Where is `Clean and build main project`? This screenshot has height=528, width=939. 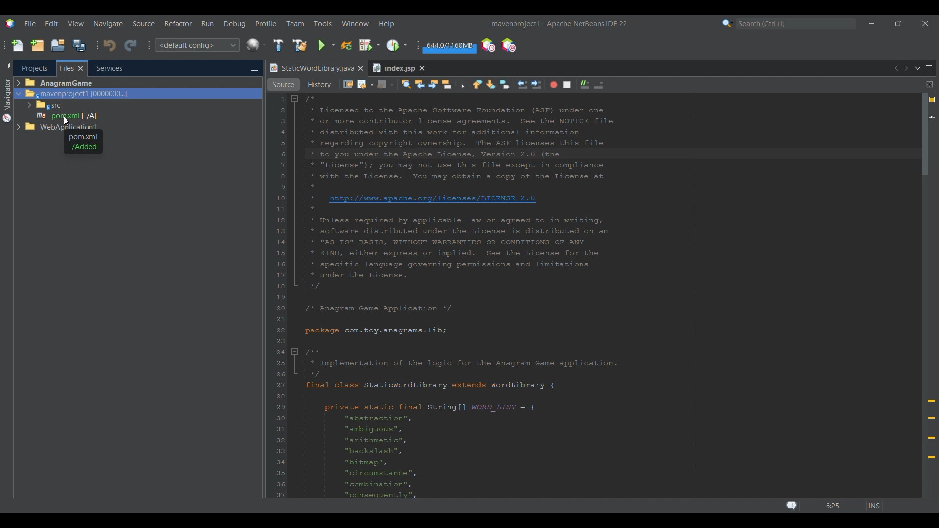 Clean and build main project is located at coordinates (300, 45).